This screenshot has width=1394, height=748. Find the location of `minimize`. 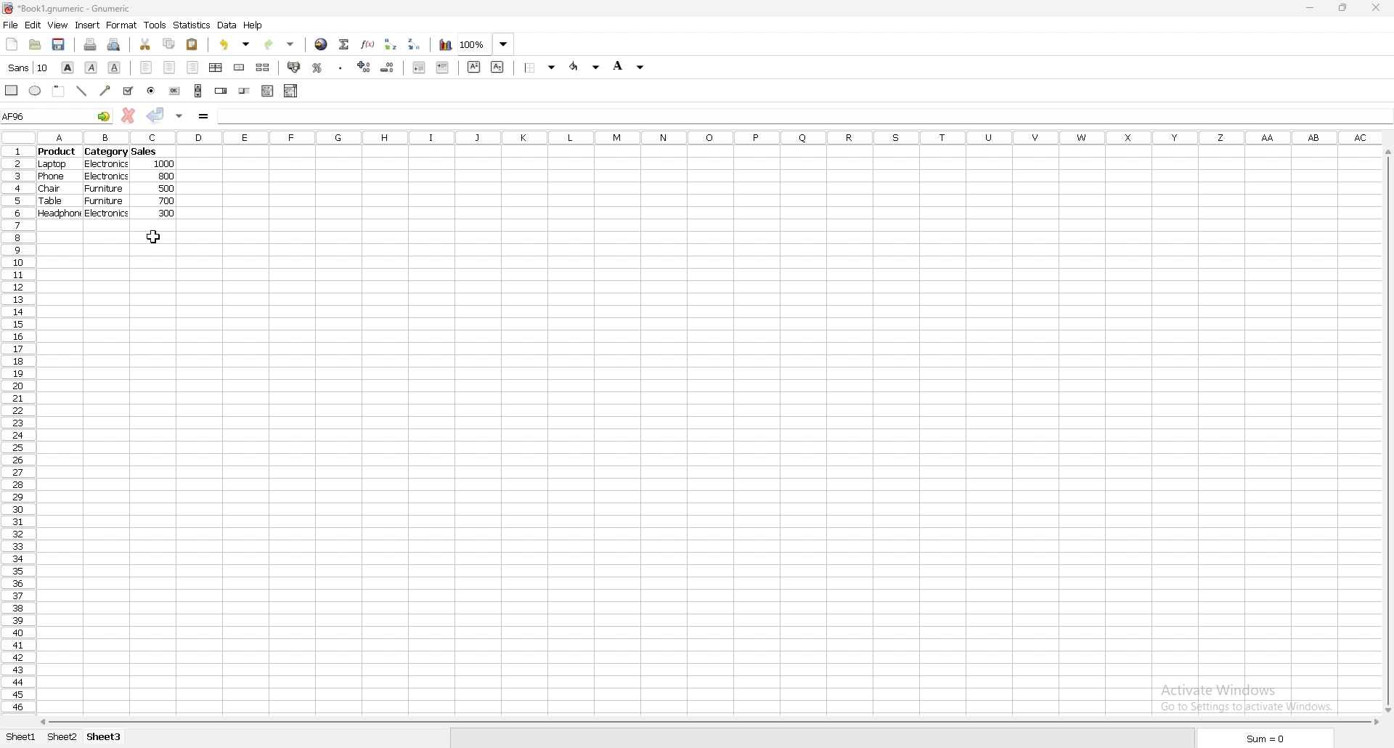

minimize is located at coordinates (1311, 8).